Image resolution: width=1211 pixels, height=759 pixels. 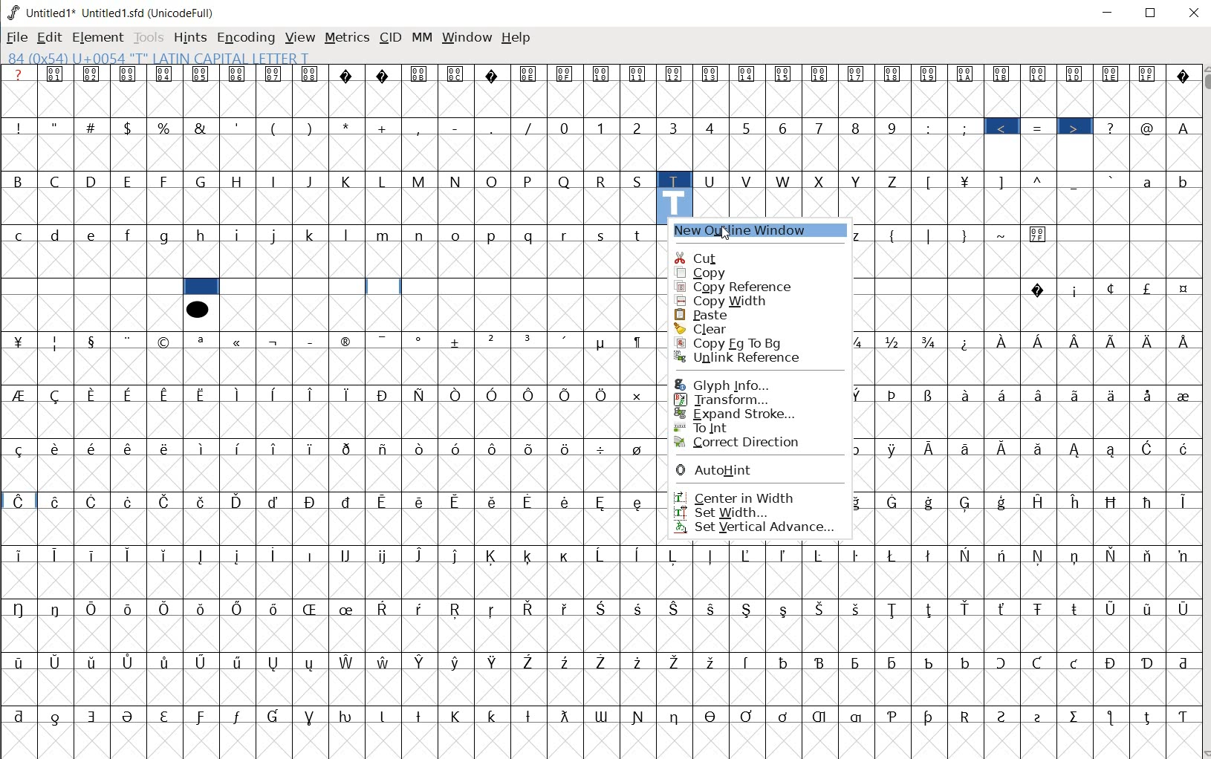 I want to click on Symbol, so click(x=236, y=716).